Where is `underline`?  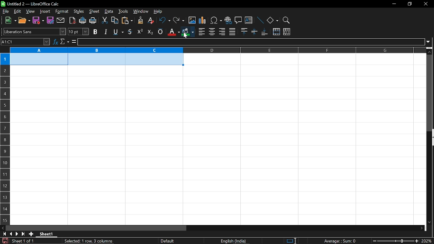 underline is located at coordinates (117, 32).